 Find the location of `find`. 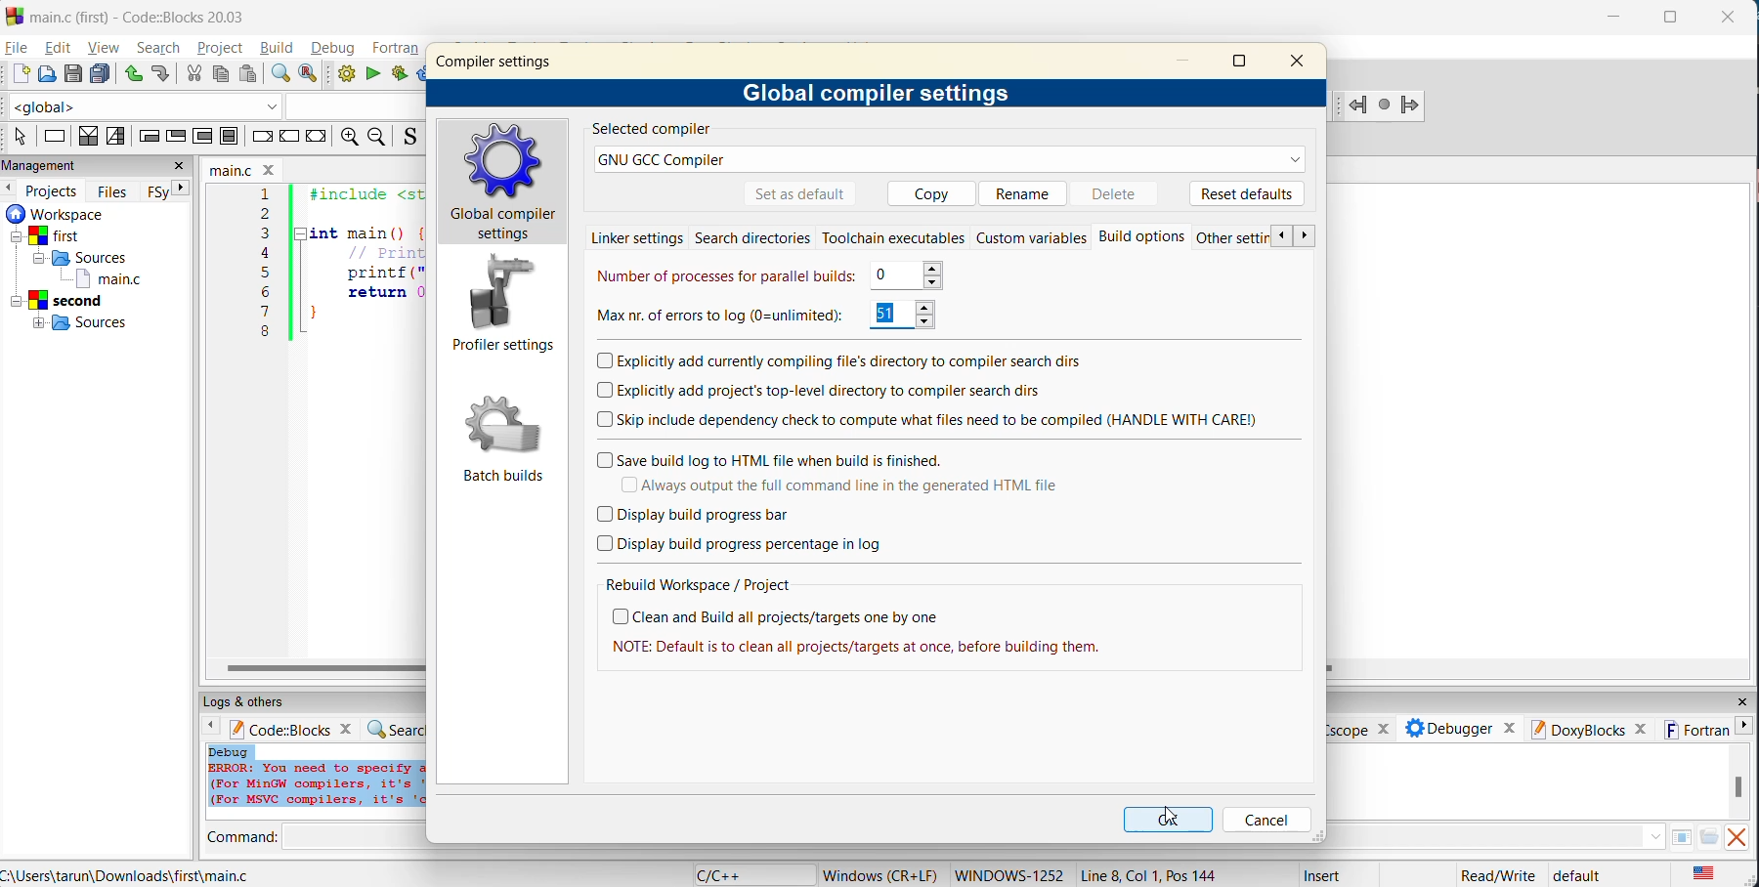

find is located at coordinates (279, 76).